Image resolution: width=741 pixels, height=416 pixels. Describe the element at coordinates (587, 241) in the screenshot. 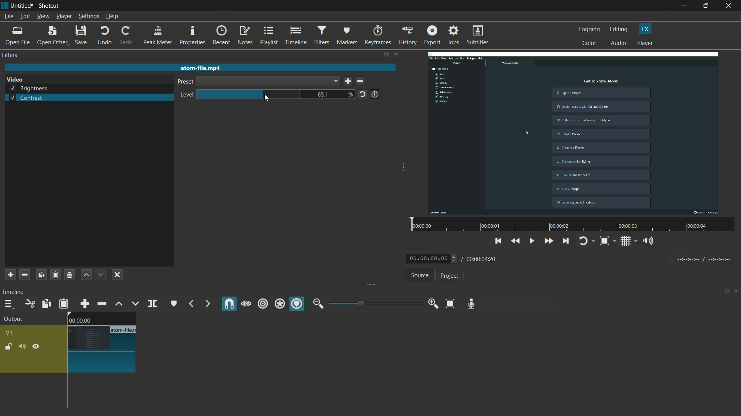

I see `toggle player logging` at that location.